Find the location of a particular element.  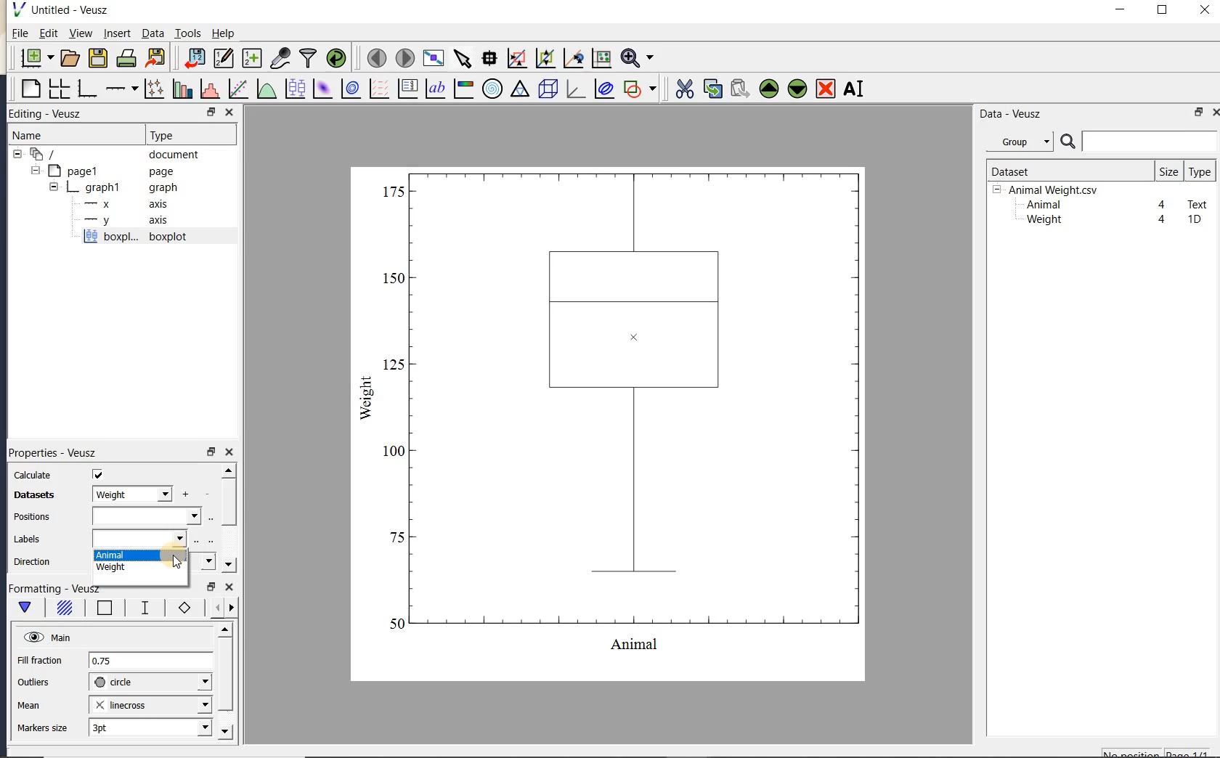

view plot full screen is located at coordinates (433, 59).